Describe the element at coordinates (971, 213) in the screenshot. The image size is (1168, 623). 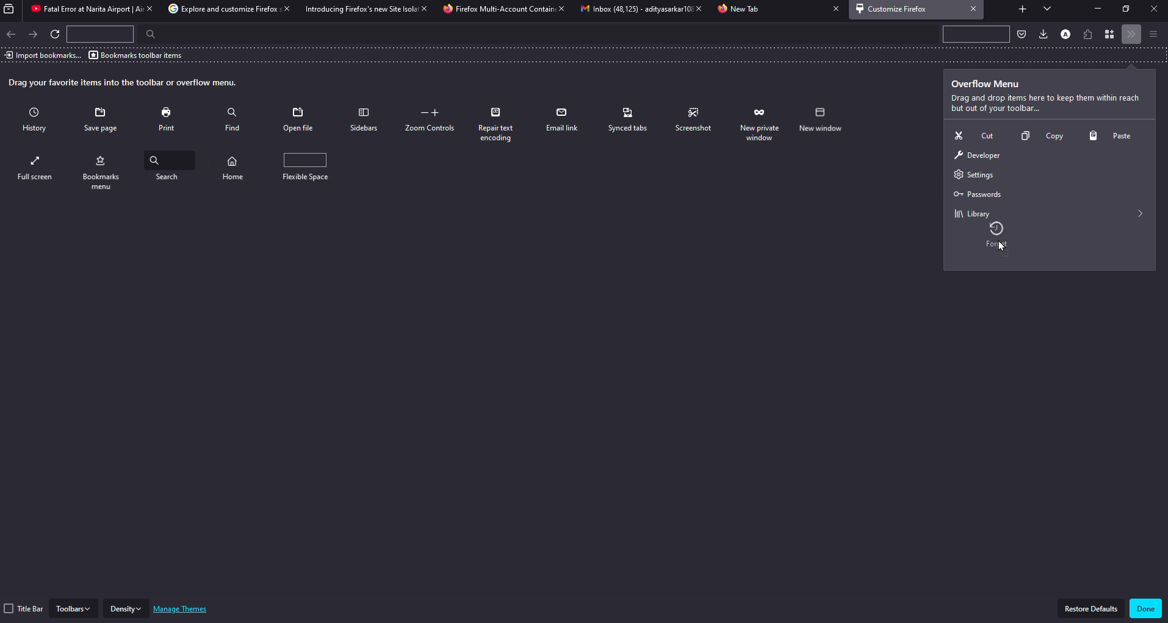
I see `library` at that location.